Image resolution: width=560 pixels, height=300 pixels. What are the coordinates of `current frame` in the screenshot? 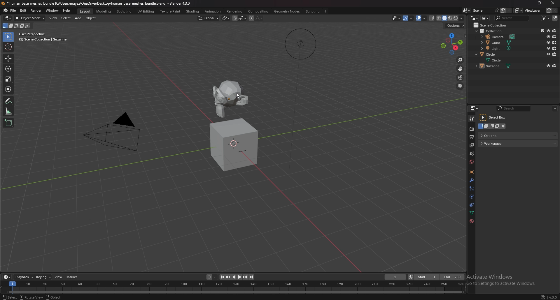 It's located at (396, 277).